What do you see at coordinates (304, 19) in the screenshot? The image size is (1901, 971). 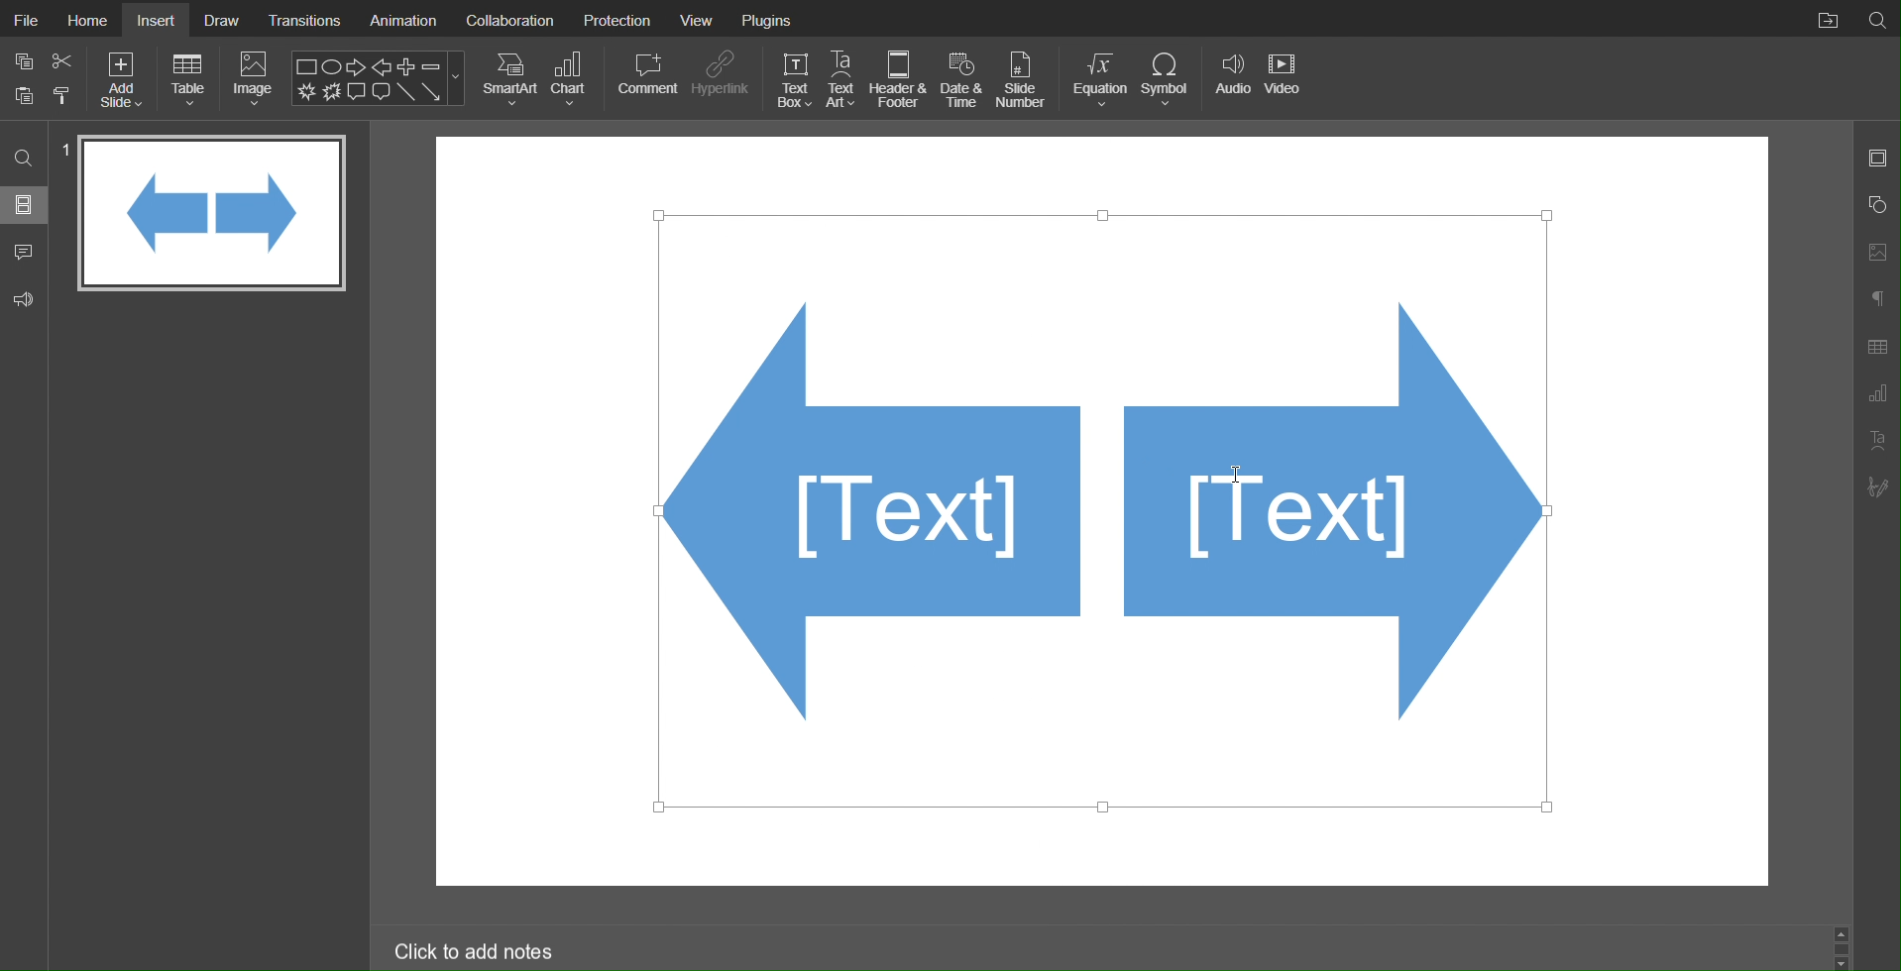 I see `Transitions` at bounding box center [304, 19].